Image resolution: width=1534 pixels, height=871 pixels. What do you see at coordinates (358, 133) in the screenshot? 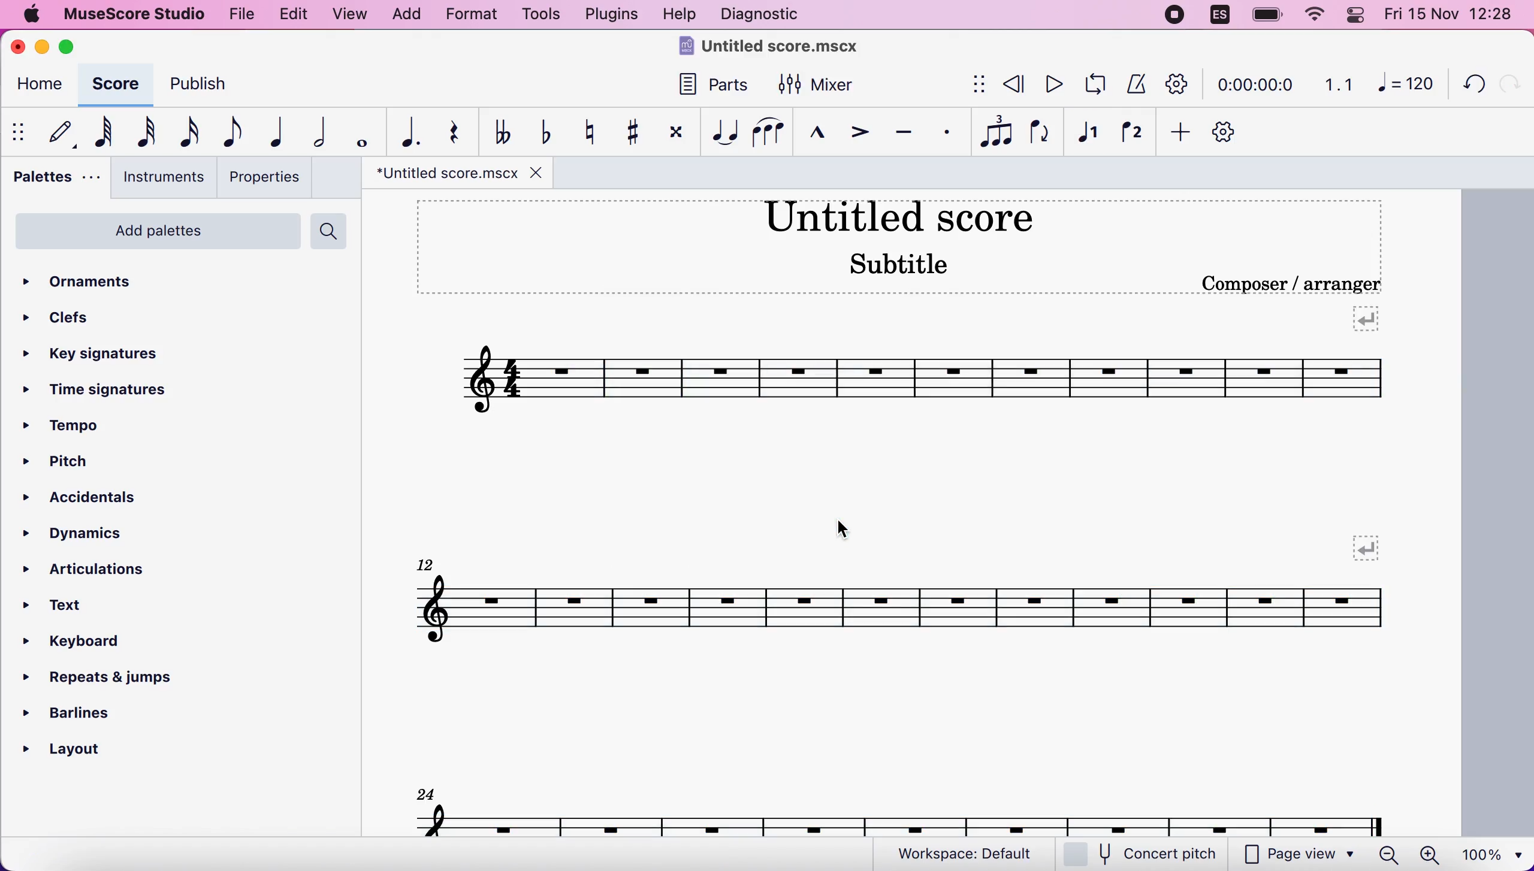
I see `whole note` at bounding box center [358, 133].